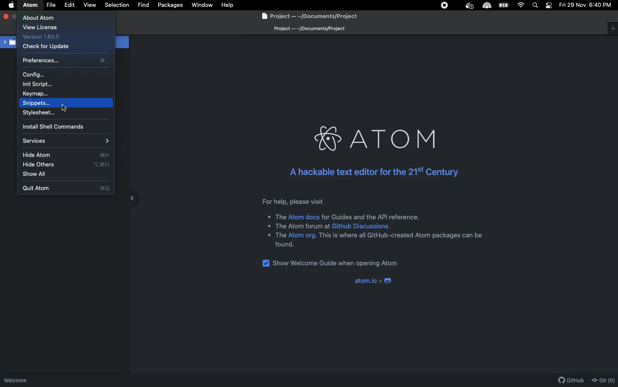 Image resolution: width=618 pixels, height=387 pixels. What do you see at coordinates (309, 29) in the screenshot?
I see `file path` at bounding box center [309, 29].